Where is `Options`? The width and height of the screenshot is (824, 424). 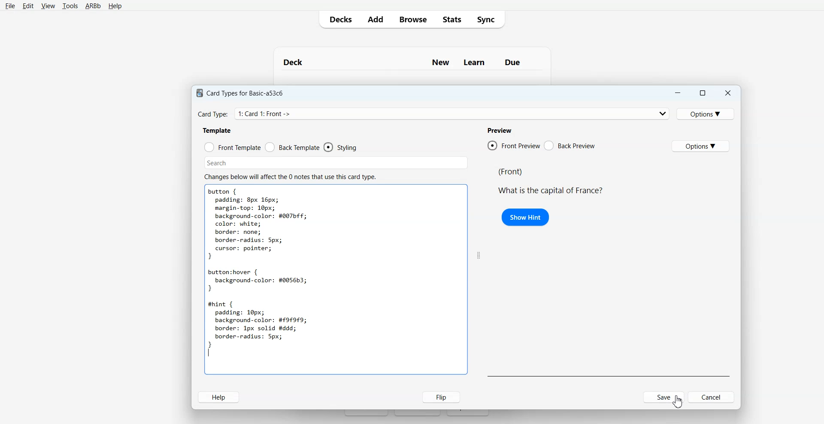
Options is located at coordinates (707, 113).